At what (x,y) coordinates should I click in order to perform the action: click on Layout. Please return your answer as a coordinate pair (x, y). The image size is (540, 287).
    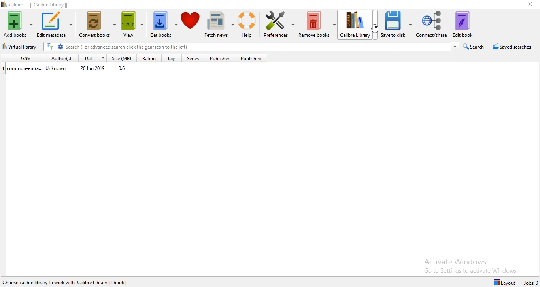
    Looking at the image, I should click on (506, 282).